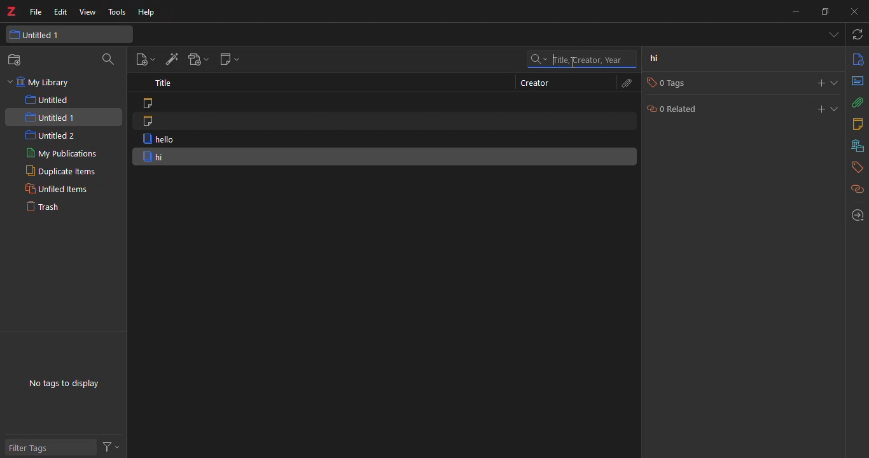 The height and width of the screenshot is (458, 869). Describe the element at coordinates (52, 135) in the screenshot. I see `untitled 2` at that location.